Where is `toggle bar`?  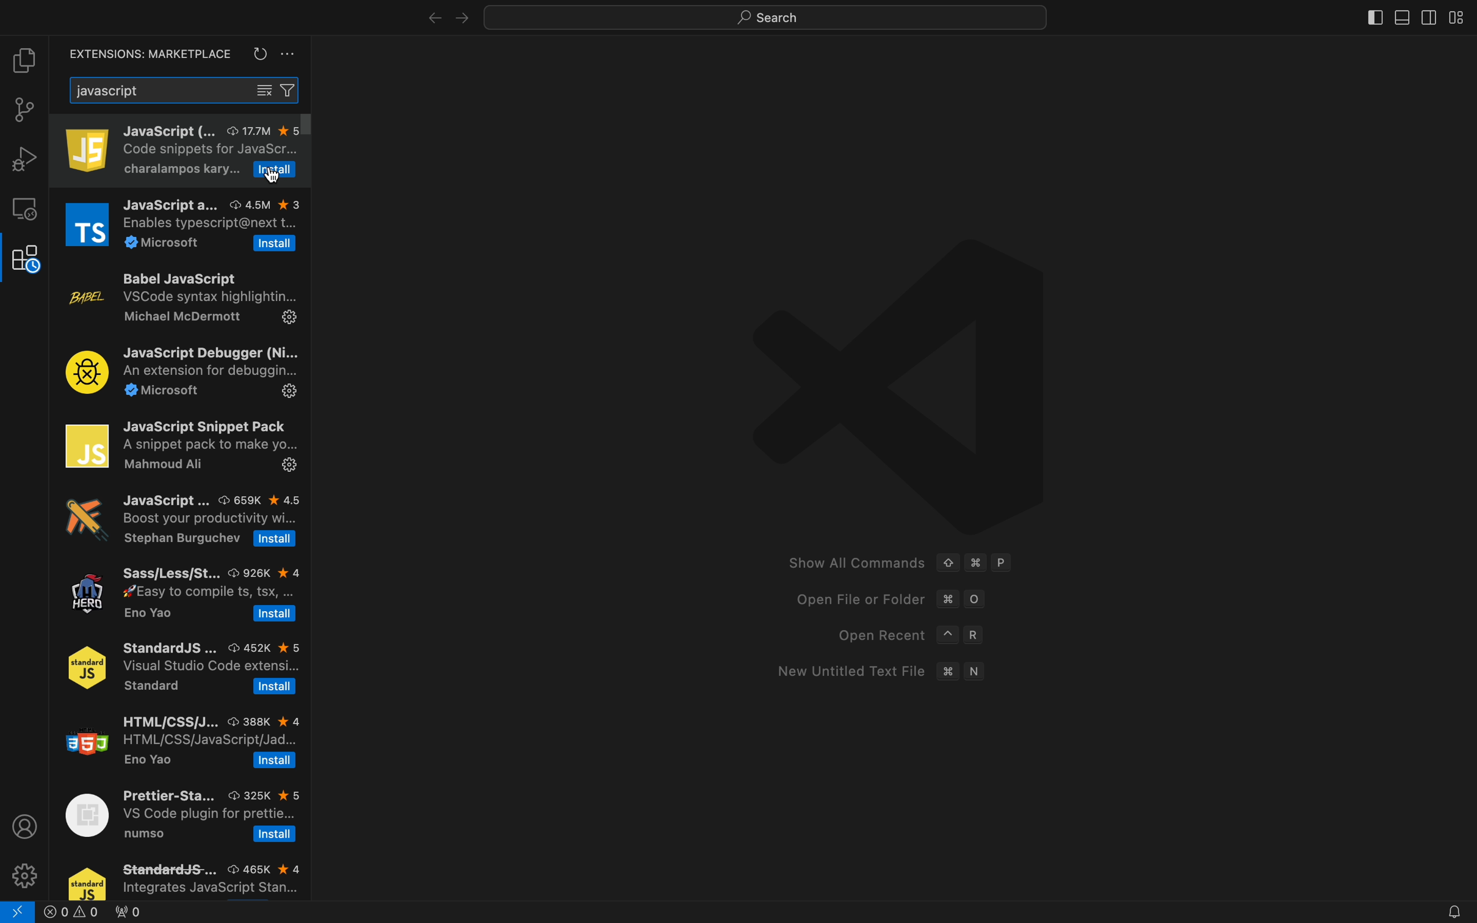
toggle bar is located at coordinates (1372, 17).